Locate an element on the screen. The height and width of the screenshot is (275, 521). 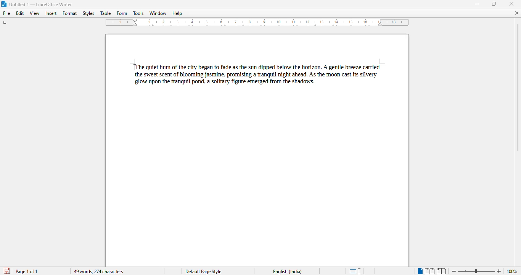
table is located at coordinates (106, 13).